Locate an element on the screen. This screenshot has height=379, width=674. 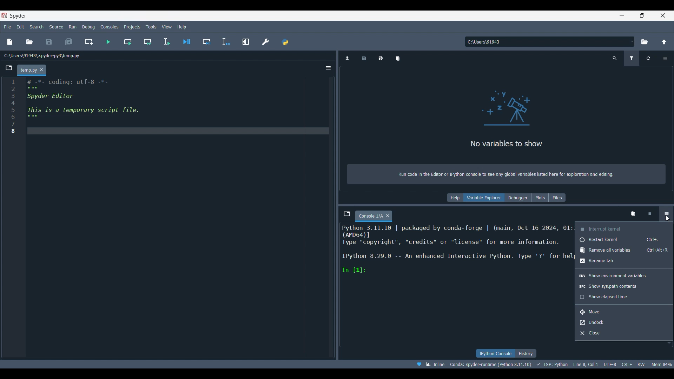
Browse tabs is located at coordinates (9, 68).